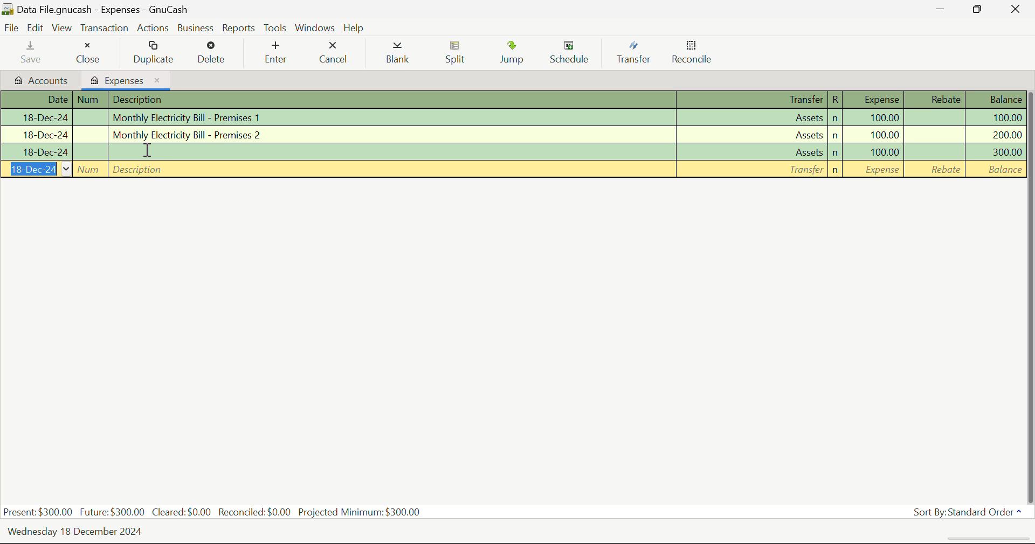 The image size is (1035, 544). Describe the element at coordinates (575, 54) in the screenshot. I see `Schedule` at that location.